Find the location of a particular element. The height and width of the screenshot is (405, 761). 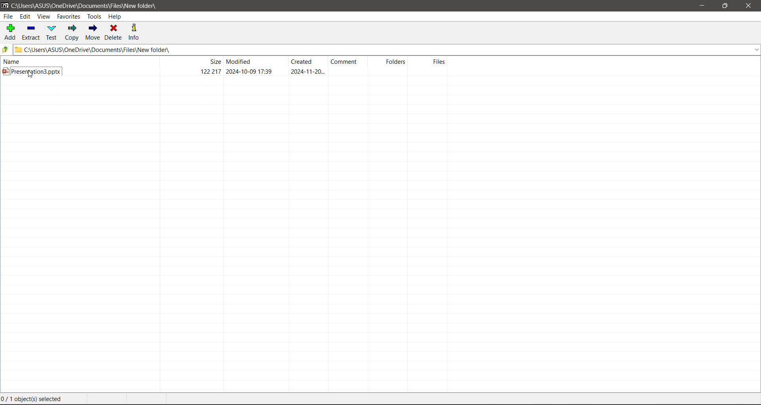

Name is located at coordinates (76, 61).